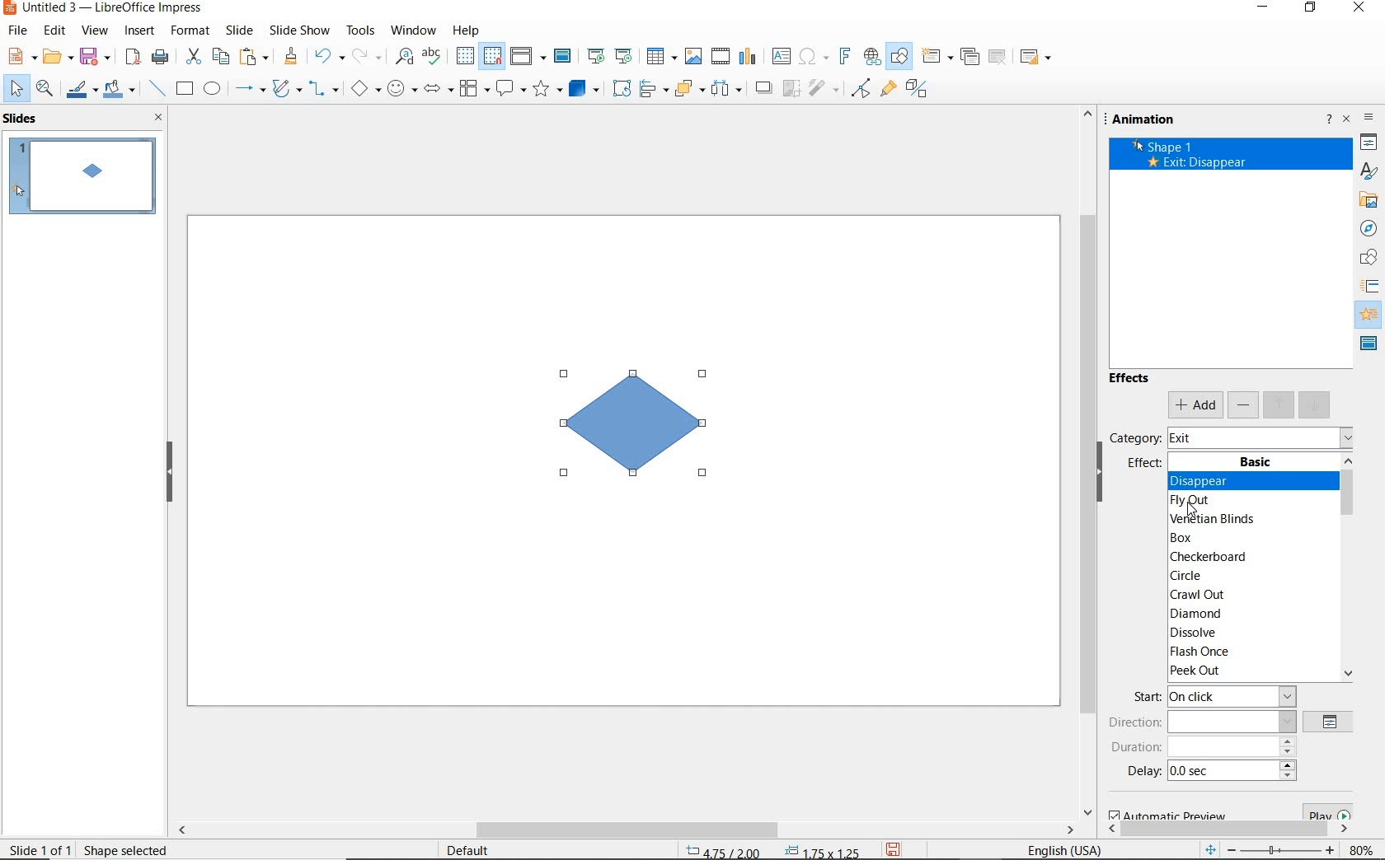  What do you see at coordinates (1164, 816) in the screenshot?
I see `automatic preview` at bounding box center [1164, 816].